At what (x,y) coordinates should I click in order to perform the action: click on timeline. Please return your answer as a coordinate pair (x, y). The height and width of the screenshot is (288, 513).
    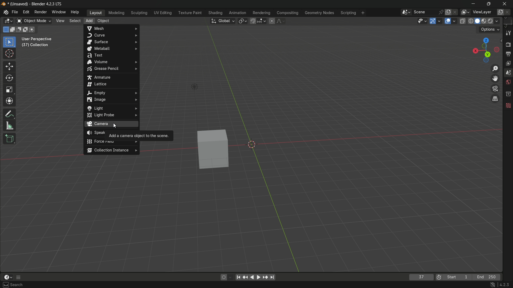
    Looking at the image, I should click on (9, 277).